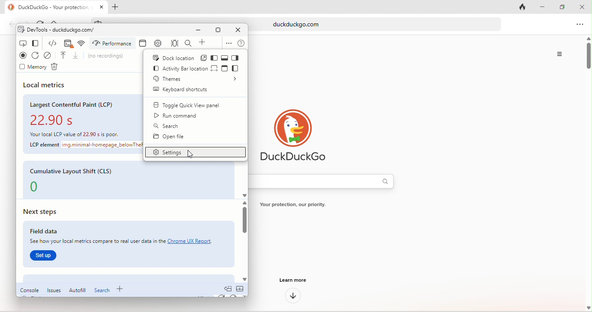 This screenshot has width=592, height=312. I want to click on cumulative layout shift, so click(79, 169).